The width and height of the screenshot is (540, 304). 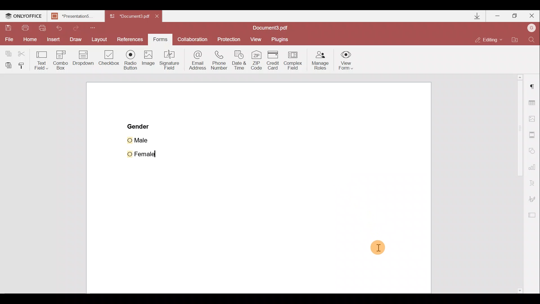 I want to click on Table settings, so click(x=533, y=102).